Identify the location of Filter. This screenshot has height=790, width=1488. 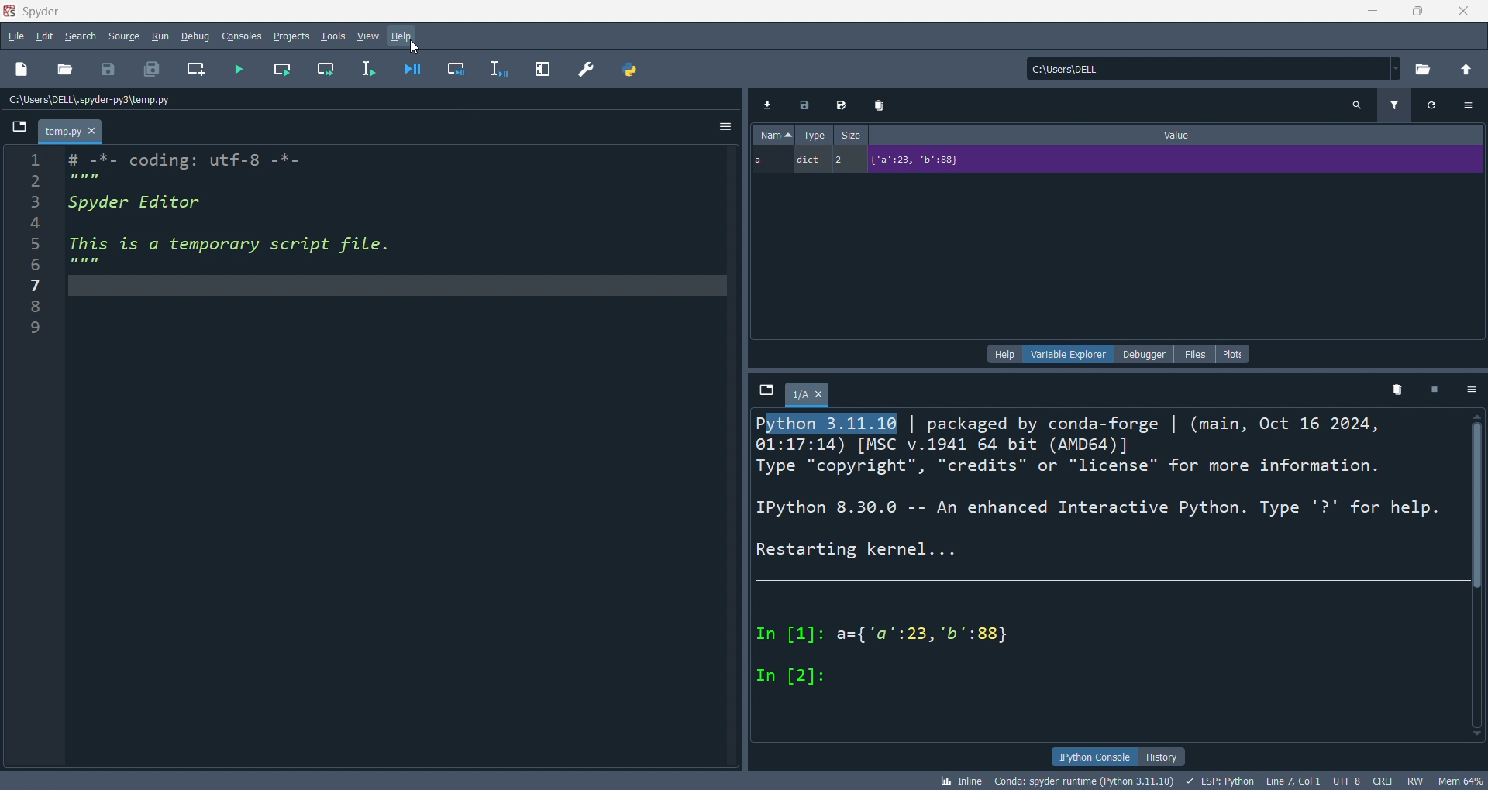
(1395, 106).